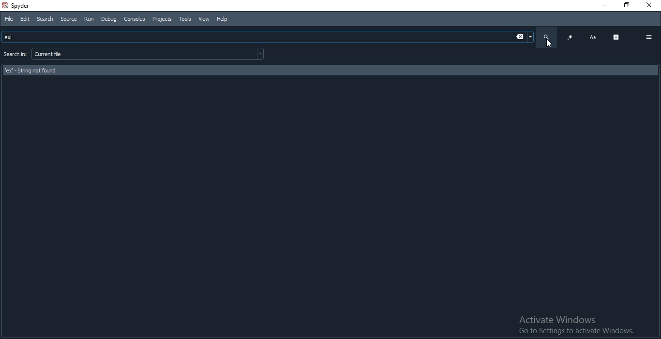 The image size is (661, 339). I want to click on code blocks, so click(570, 37).